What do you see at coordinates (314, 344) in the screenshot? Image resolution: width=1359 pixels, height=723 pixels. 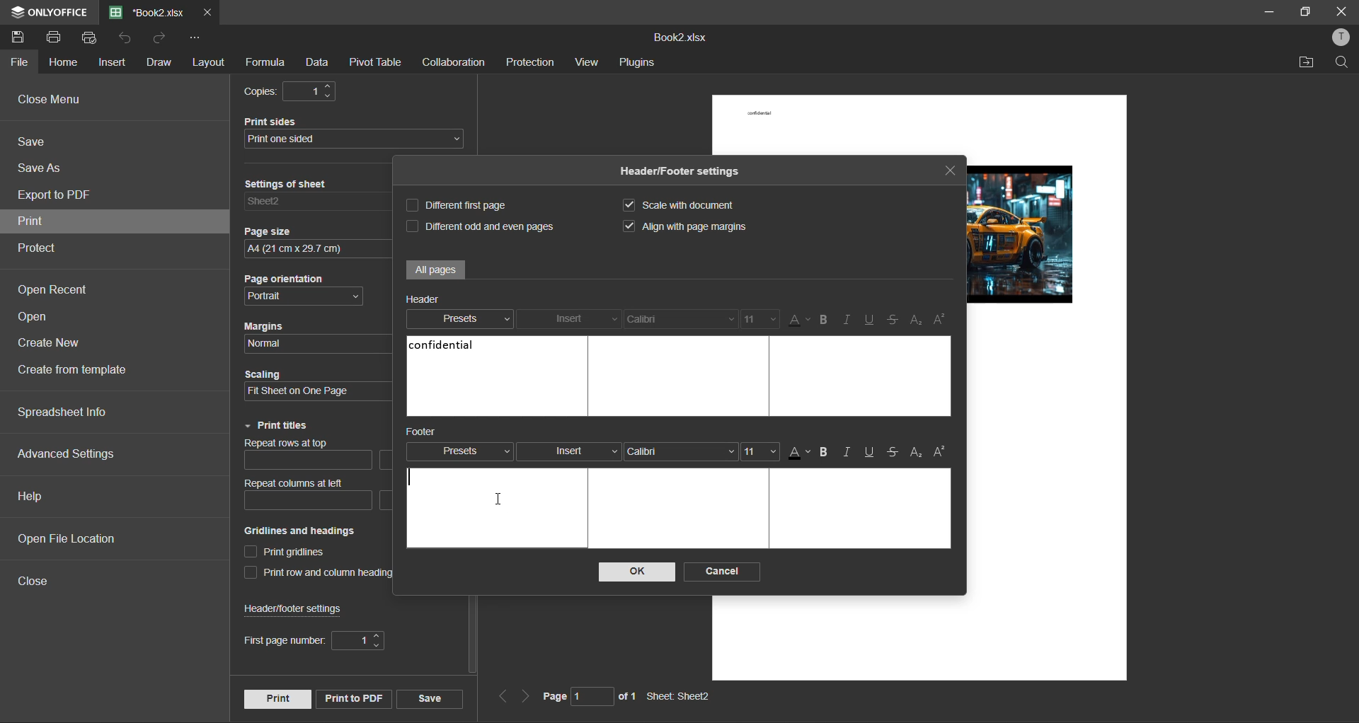 I see `margins` at bounding box center [314, 344].